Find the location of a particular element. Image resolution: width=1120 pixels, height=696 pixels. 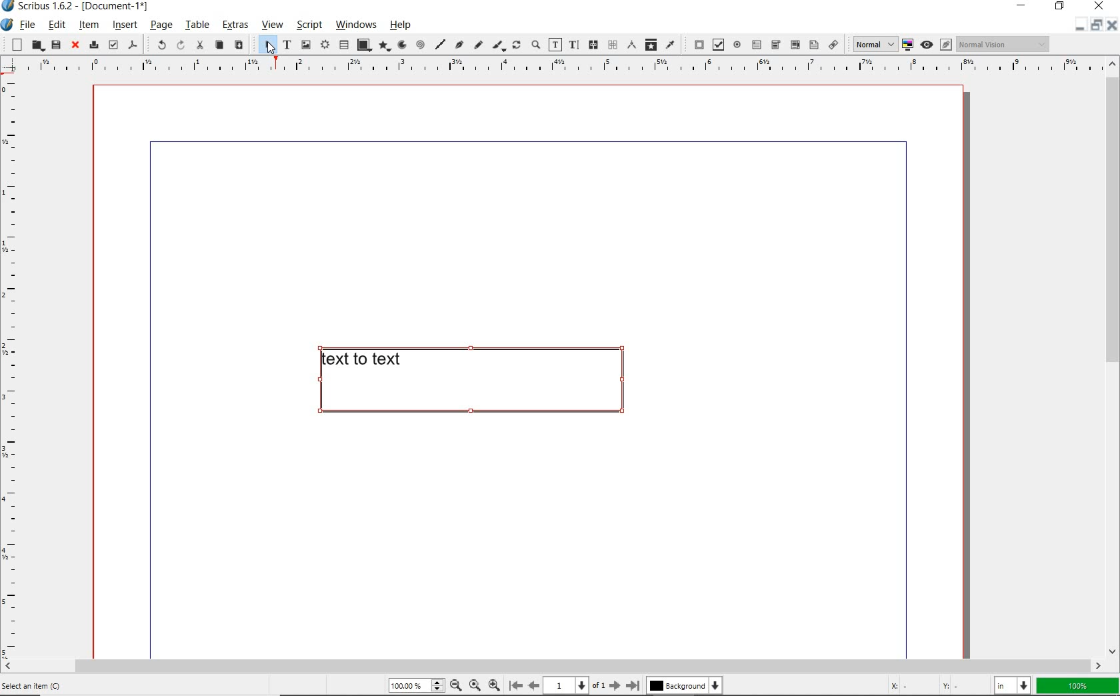

edit contents of frame is located at coordinates (555, 45).